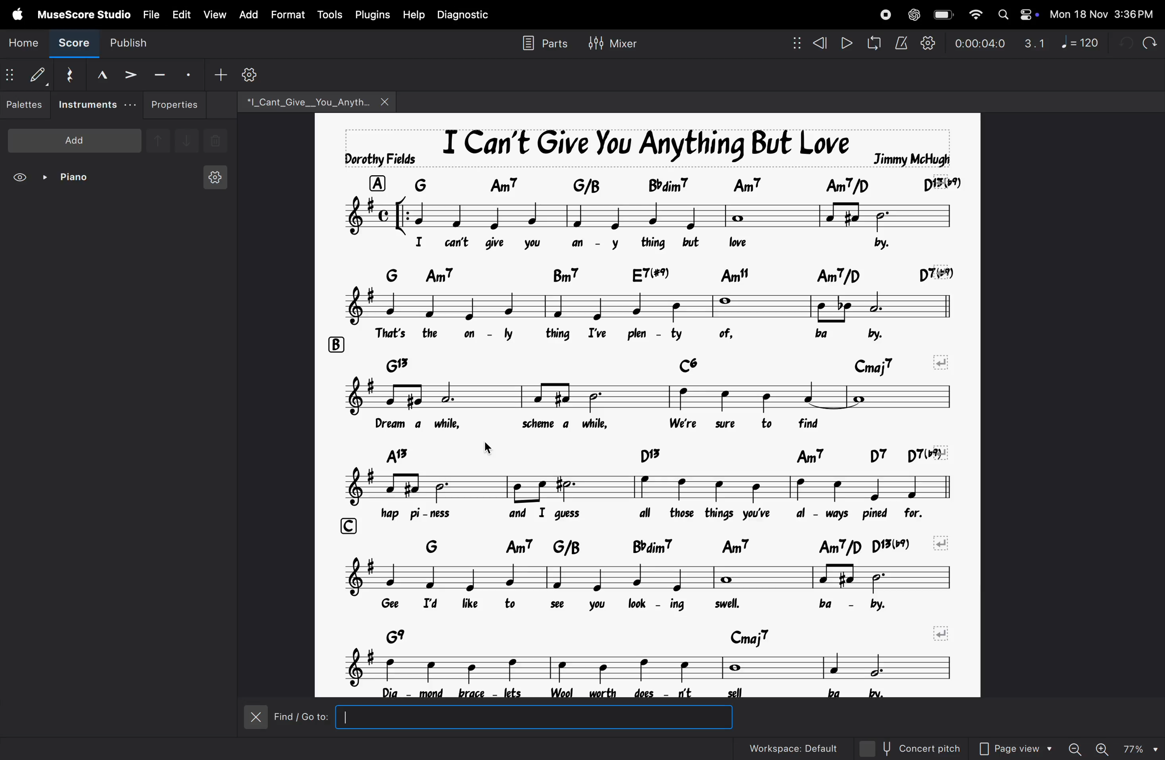  What do you see at coordinates (847, 43) in the screenshot?
I see `play` at bounding box center [847, 43].